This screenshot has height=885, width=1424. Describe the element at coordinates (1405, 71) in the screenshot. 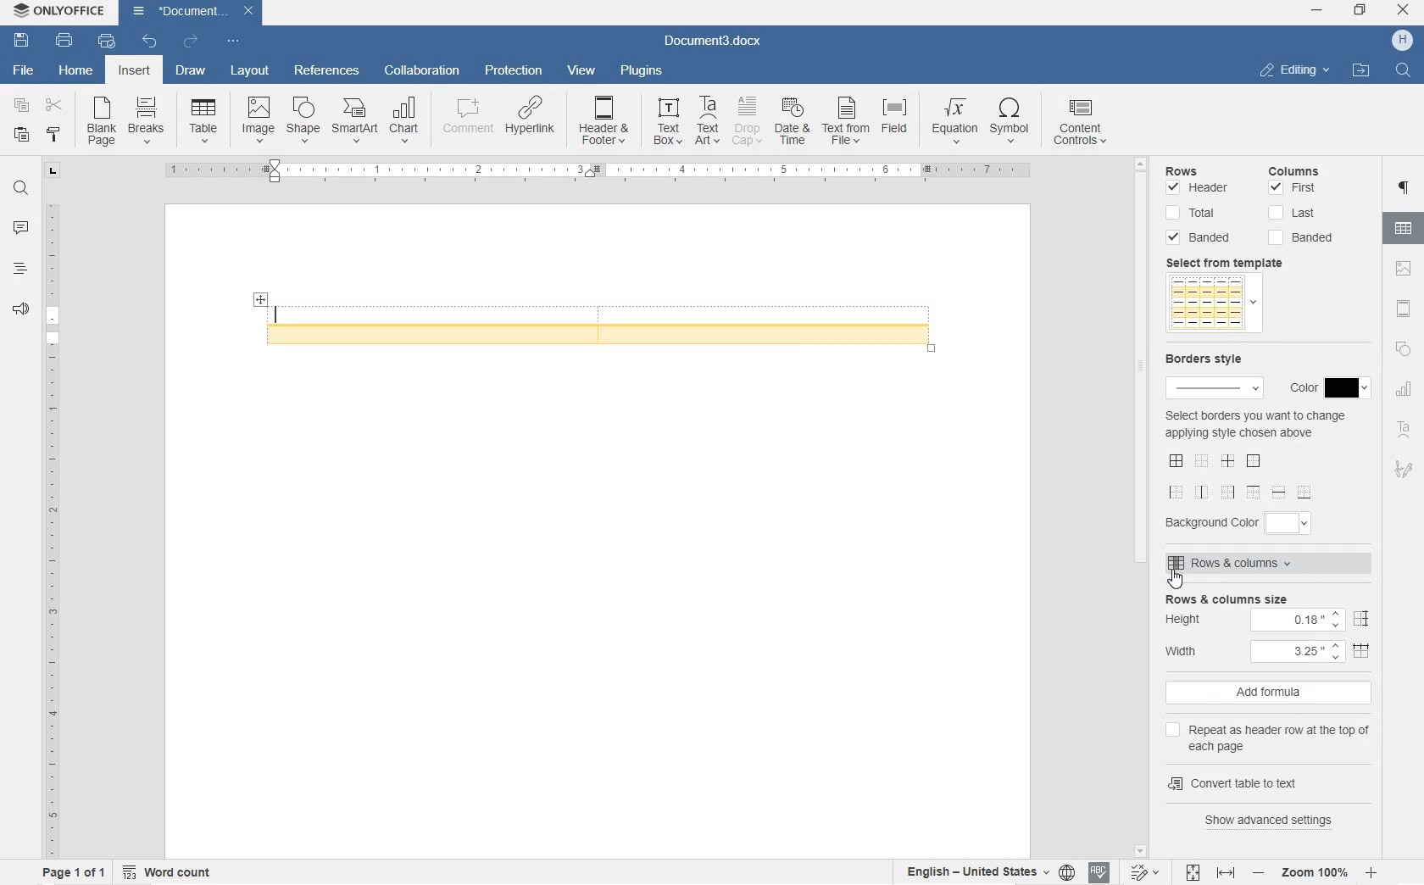

I see `find` at that location.